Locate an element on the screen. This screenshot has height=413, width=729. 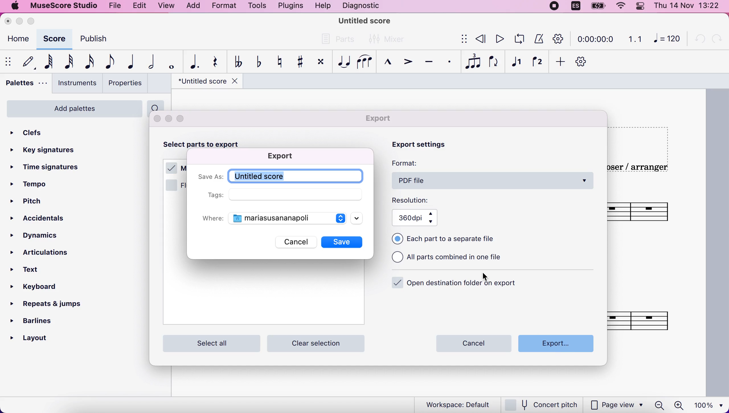
maximize is located at coordinates (184, 118).